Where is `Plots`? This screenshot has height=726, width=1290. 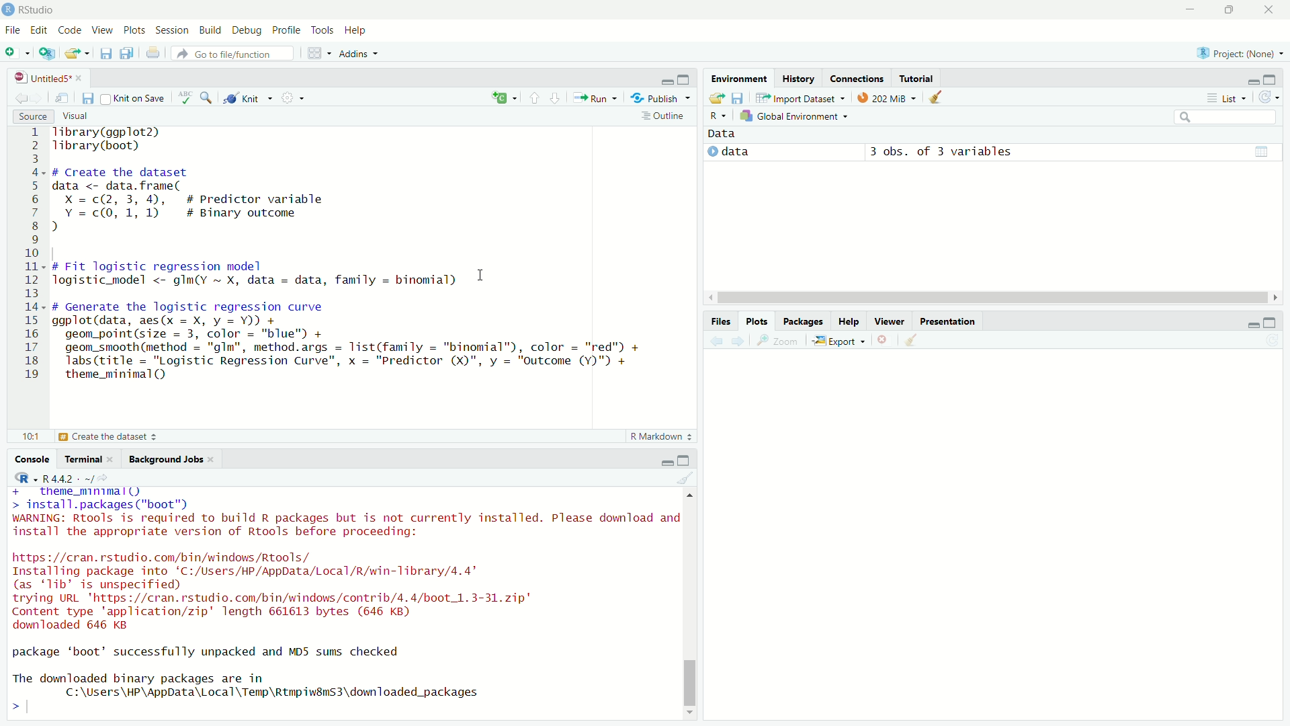 Plots is located at coordinates (134, 30).